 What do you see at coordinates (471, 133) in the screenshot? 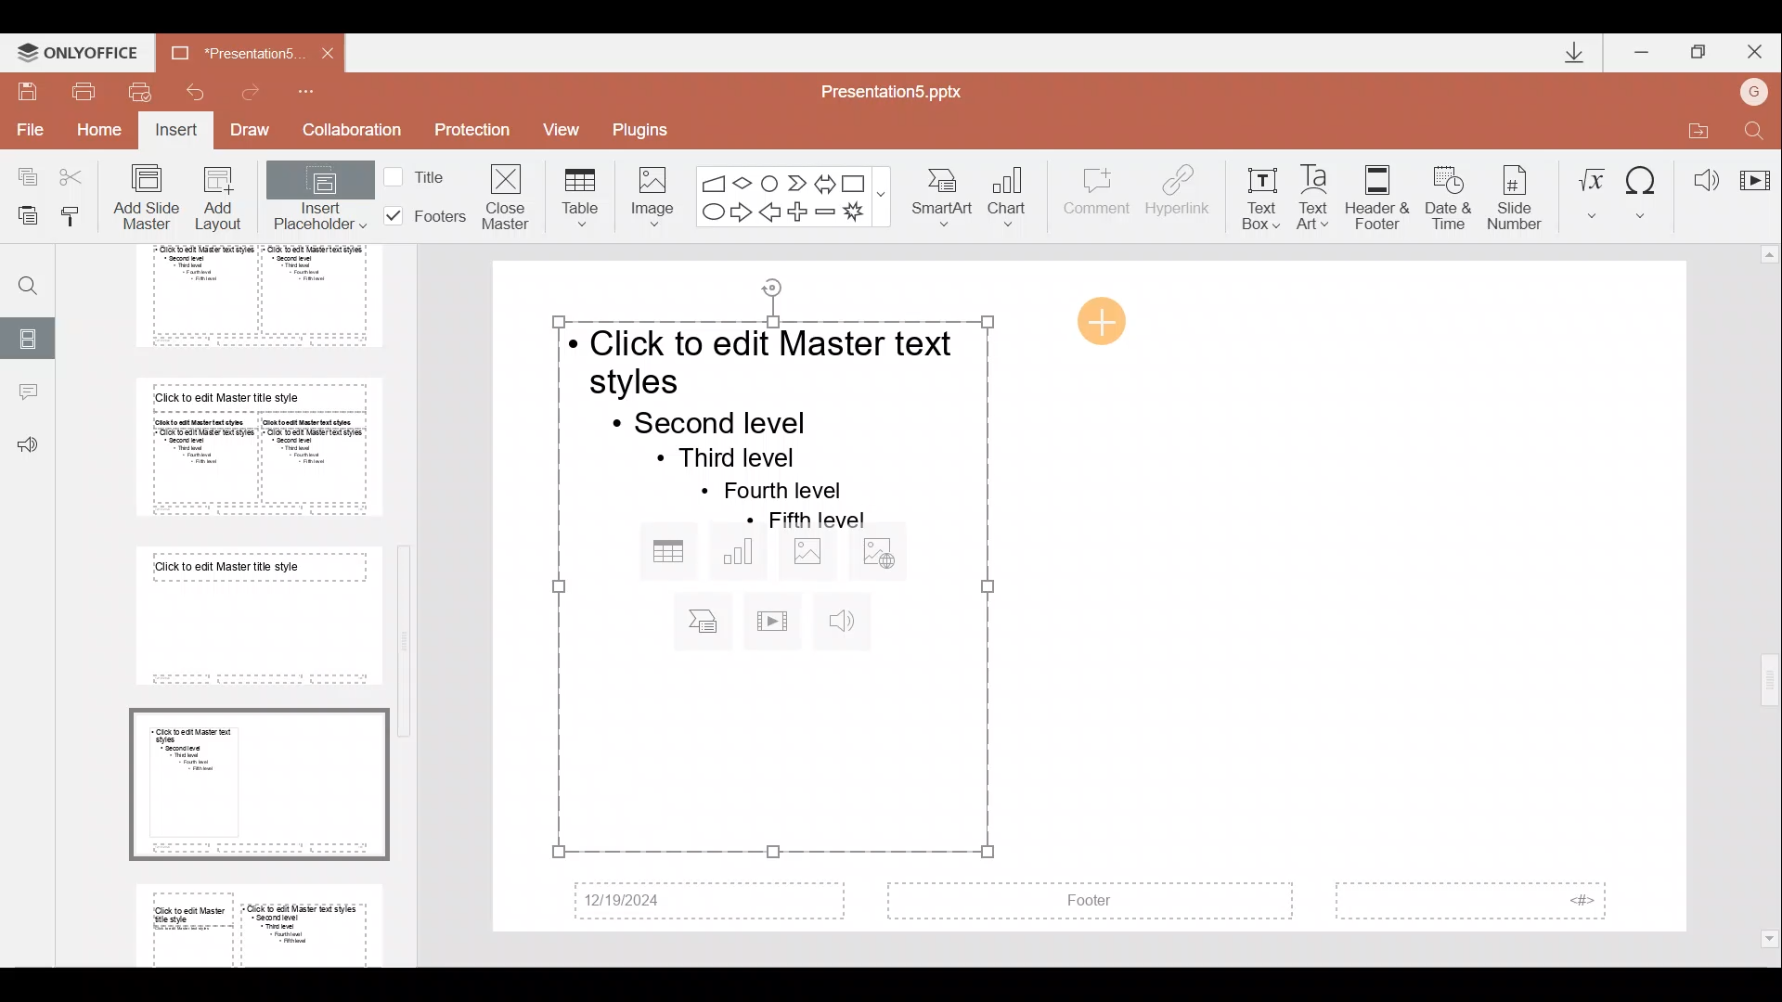
I see `Protection` at bounding box center [471, 133].